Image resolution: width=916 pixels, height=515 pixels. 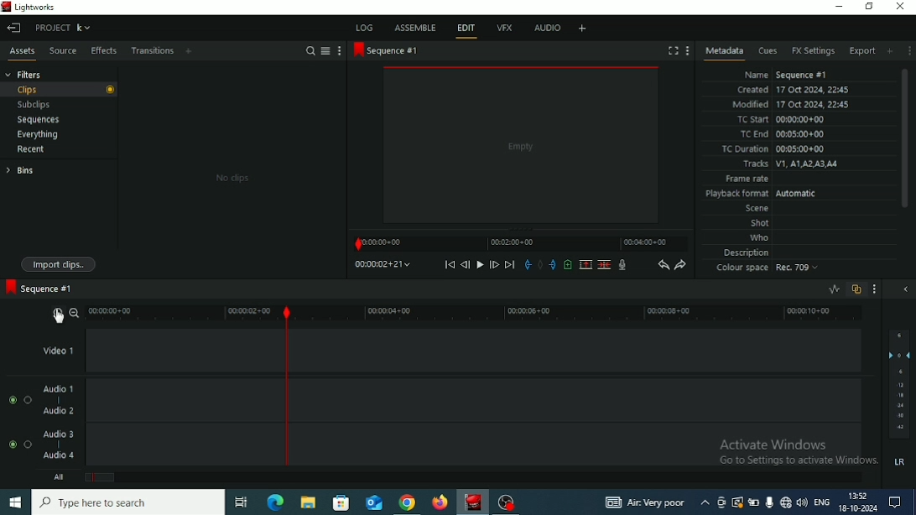 I want to click on EDIT, so click(x=468, y=29).